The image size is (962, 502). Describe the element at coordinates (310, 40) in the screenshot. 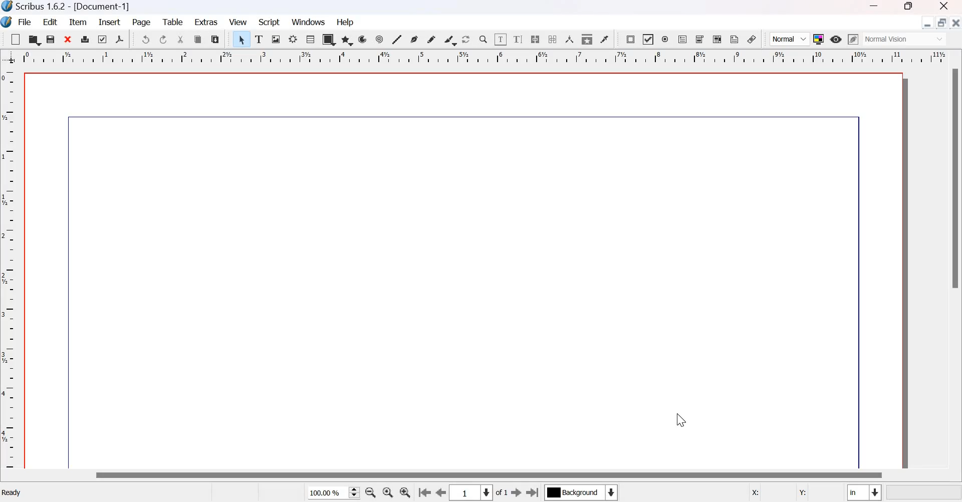

I see `table` at that location.